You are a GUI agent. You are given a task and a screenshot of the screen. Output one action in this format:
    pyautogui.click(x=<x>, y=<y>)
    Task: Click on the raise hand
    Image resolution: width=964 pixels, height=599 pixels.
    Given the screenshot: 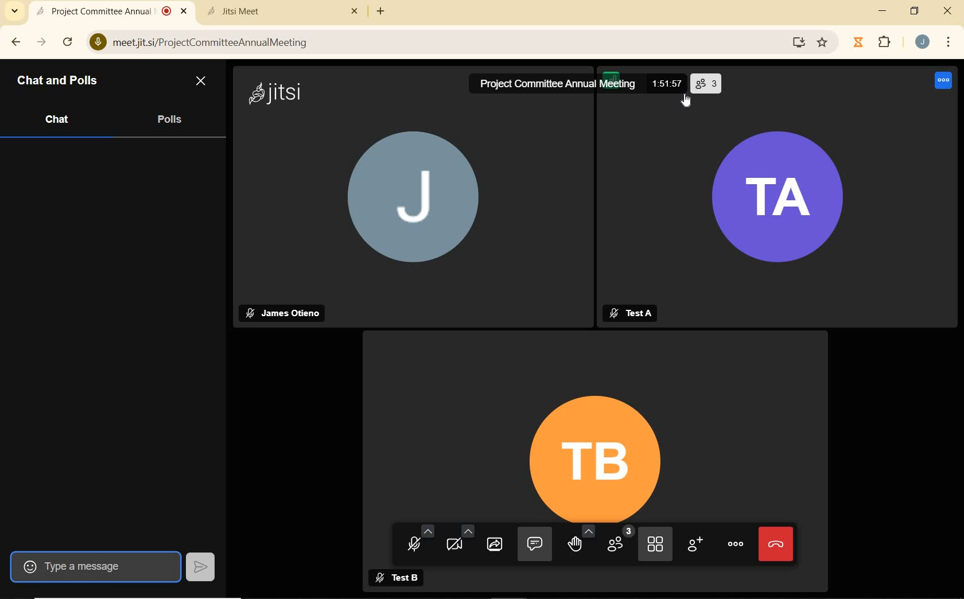 What is the action you would take?
    pyautogui.click(x=582, y=543)
    